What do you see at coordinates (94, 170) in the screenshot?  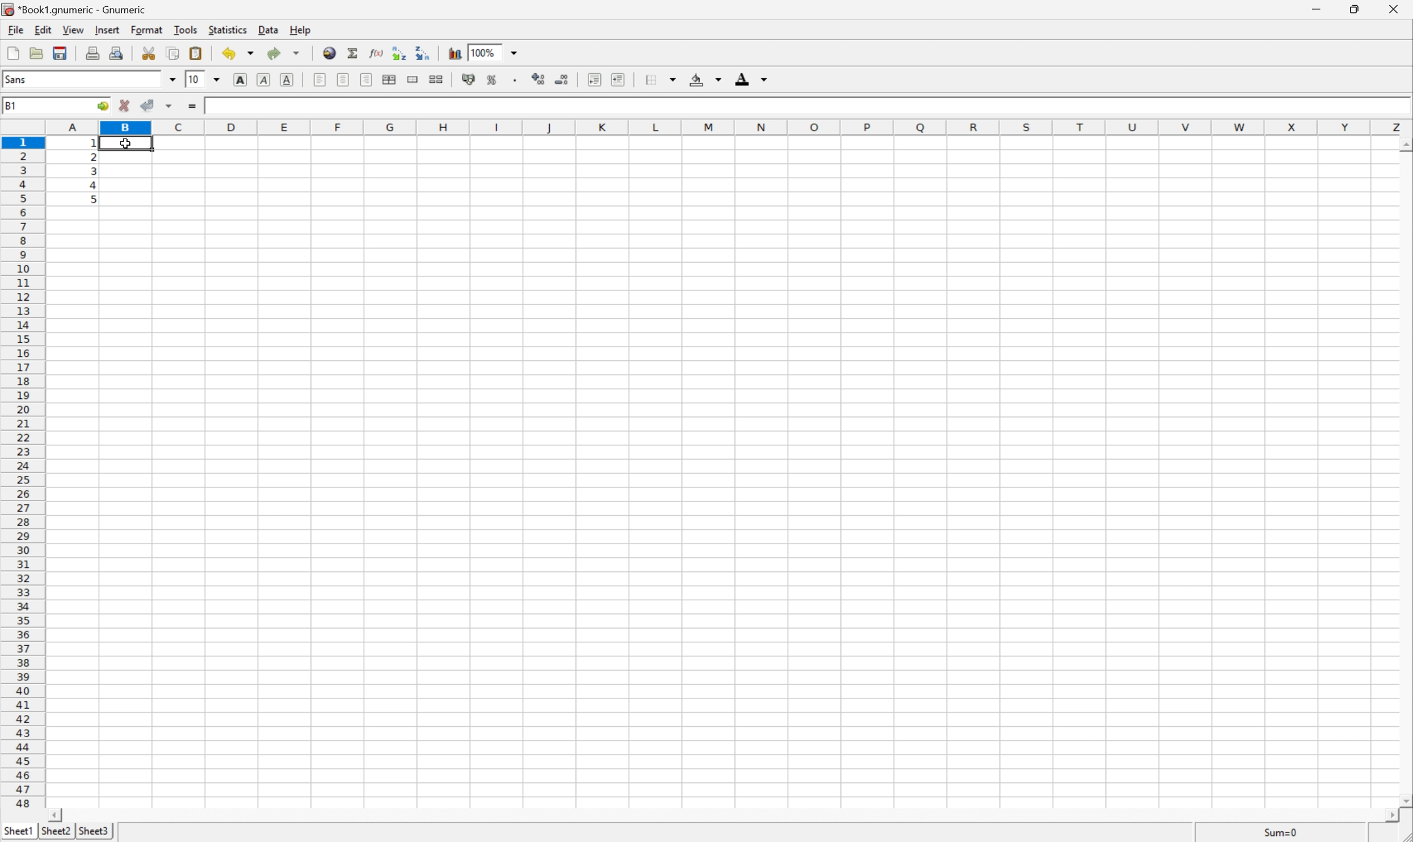 I see `3` at bounding box center [94, 170].